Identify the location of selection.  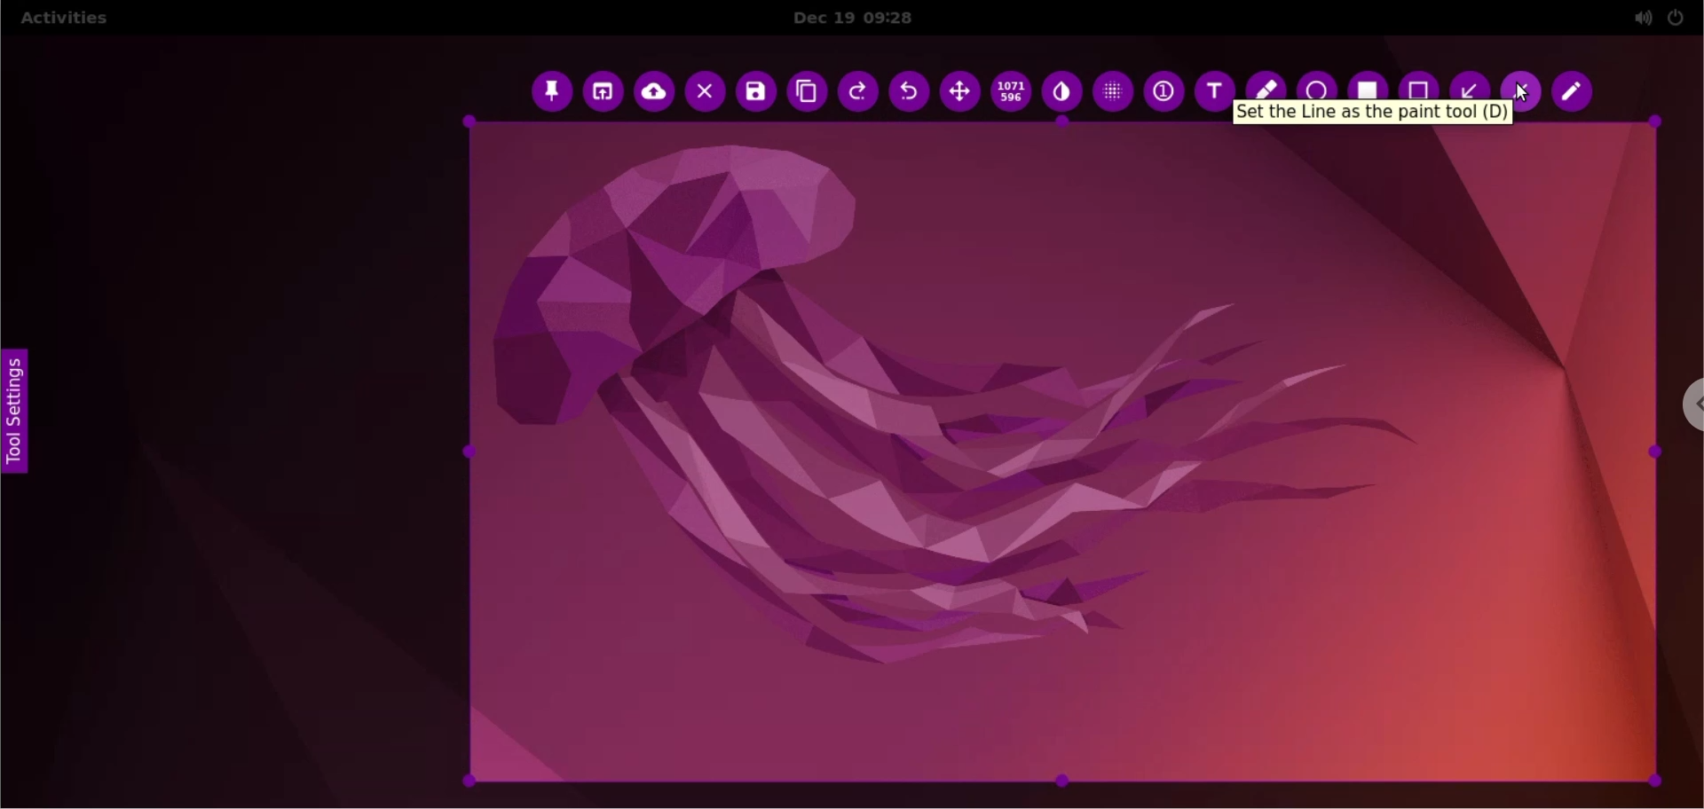
(1367, 84).